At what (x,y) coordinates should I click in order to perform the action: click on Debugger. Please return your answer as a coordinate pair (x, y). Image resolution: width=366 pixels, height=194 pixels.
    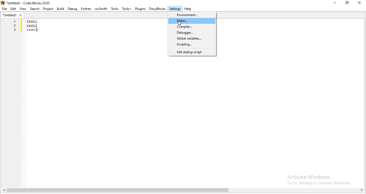
    Looking at the image, I should click on (192, 33).